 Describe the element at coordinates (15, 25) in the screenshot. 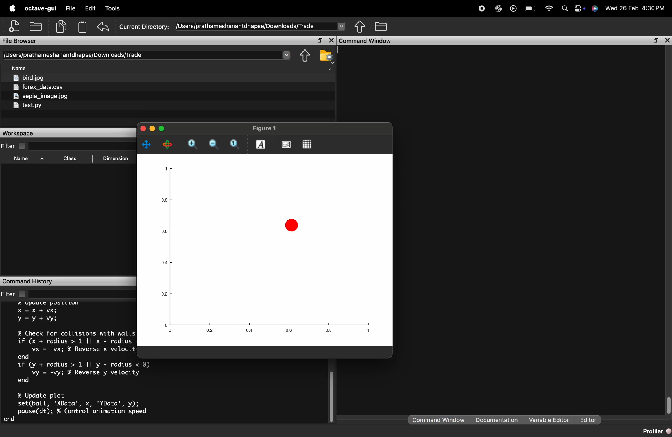

I see `add file` at that location.